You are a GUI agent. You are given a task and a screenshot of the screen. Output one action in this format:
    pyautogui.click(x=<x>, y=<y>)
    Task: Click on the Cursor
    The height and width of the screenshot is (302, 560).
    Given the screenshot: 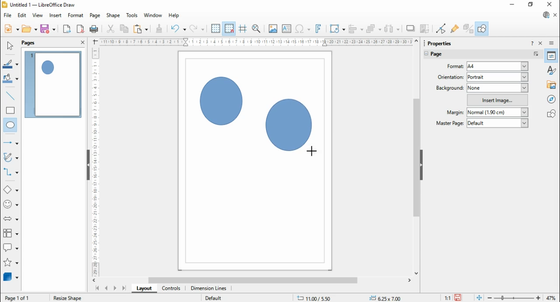 What is the action you would take?
    pyautogui.click(x=310, y=151)
    